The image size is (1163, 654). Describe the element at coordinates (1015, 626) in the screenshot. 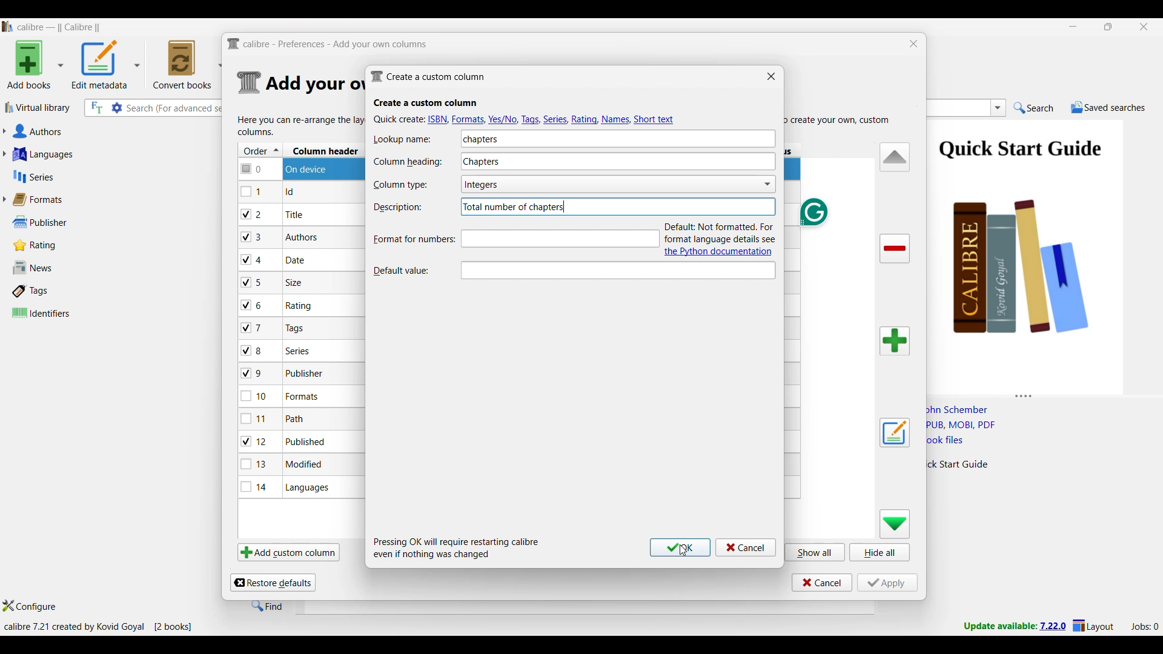

I see `New version update notifcation` at that location.